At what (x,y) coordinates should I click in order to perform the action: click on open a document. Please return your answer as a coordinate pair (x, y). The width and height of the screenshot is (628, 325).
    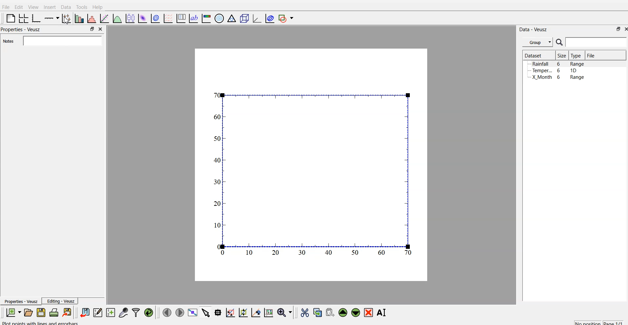
    Looking at the image, I should click on (28, 312).